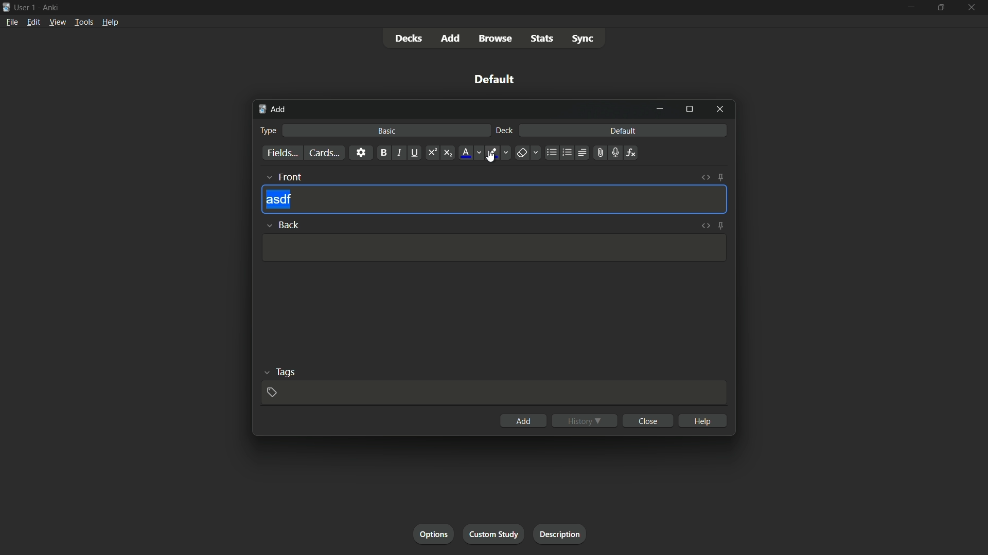 This screenshot has width=988, height=555. What do you see at coordinates (410, 38) in the screenshot?
I see `decks` at bounding box center [410, 38].